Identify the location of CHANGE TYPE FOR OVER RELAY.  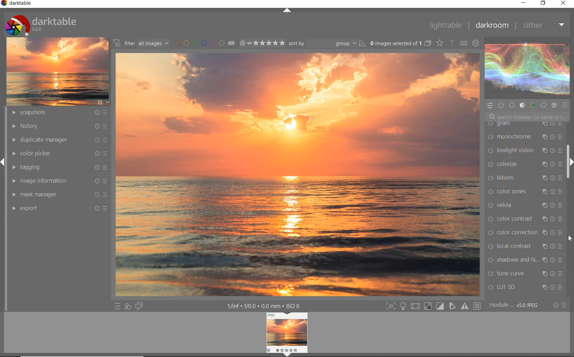
(439, 43).